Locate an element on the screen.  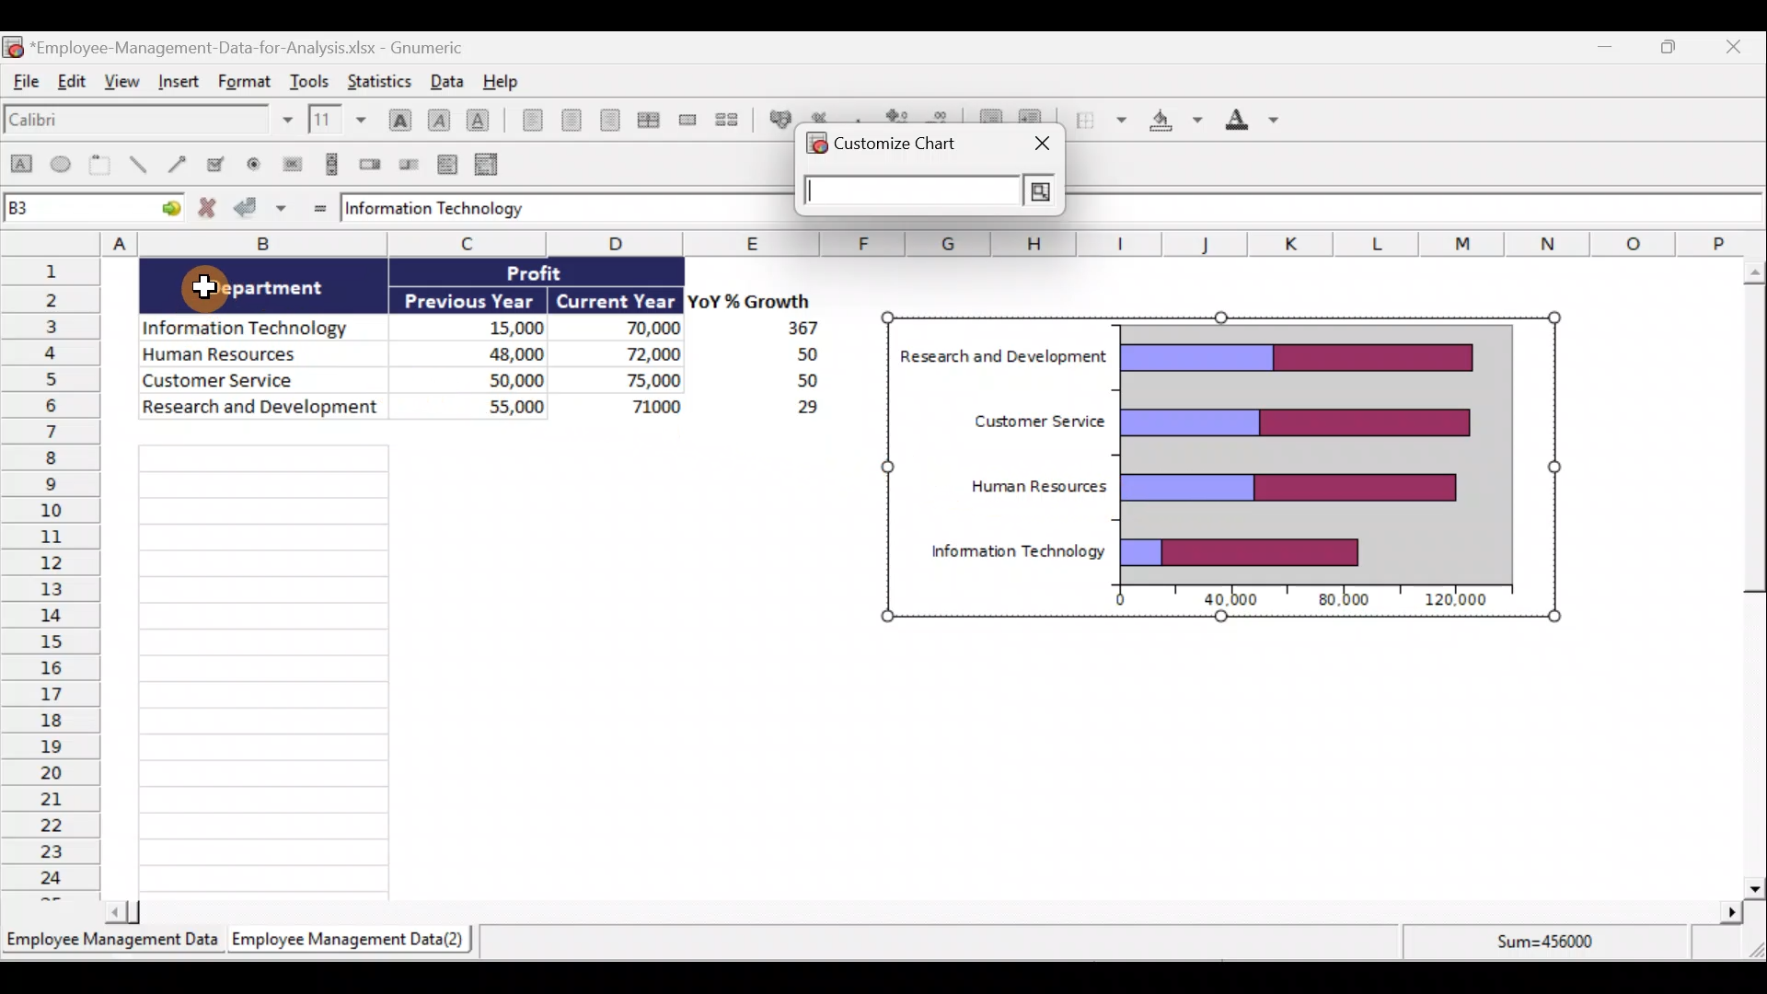
Decrease decimals is located at coordinates (942, 117).